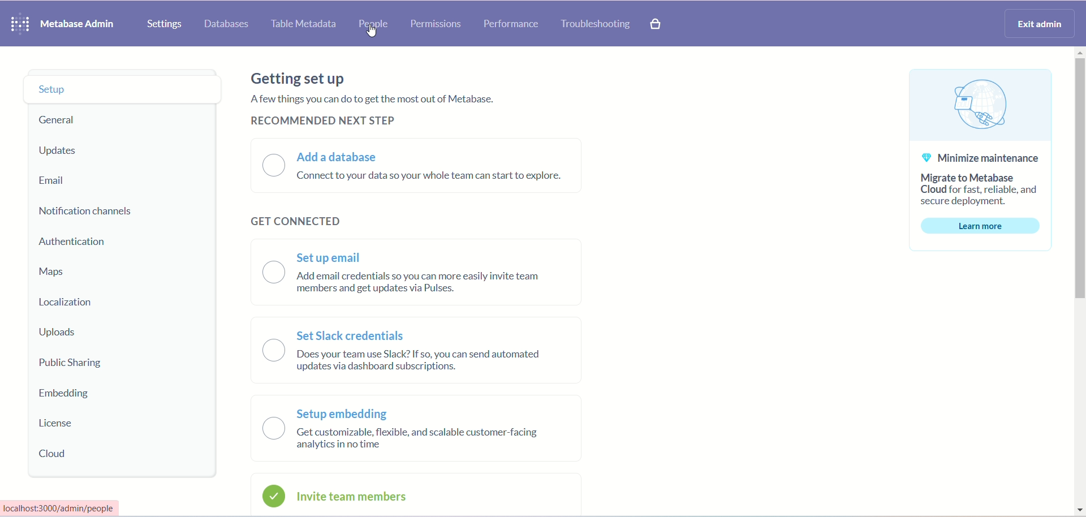  What do you see at coordinates (89, 212) in the screenshot?
I see `notification` at bounding box center [89, 212].